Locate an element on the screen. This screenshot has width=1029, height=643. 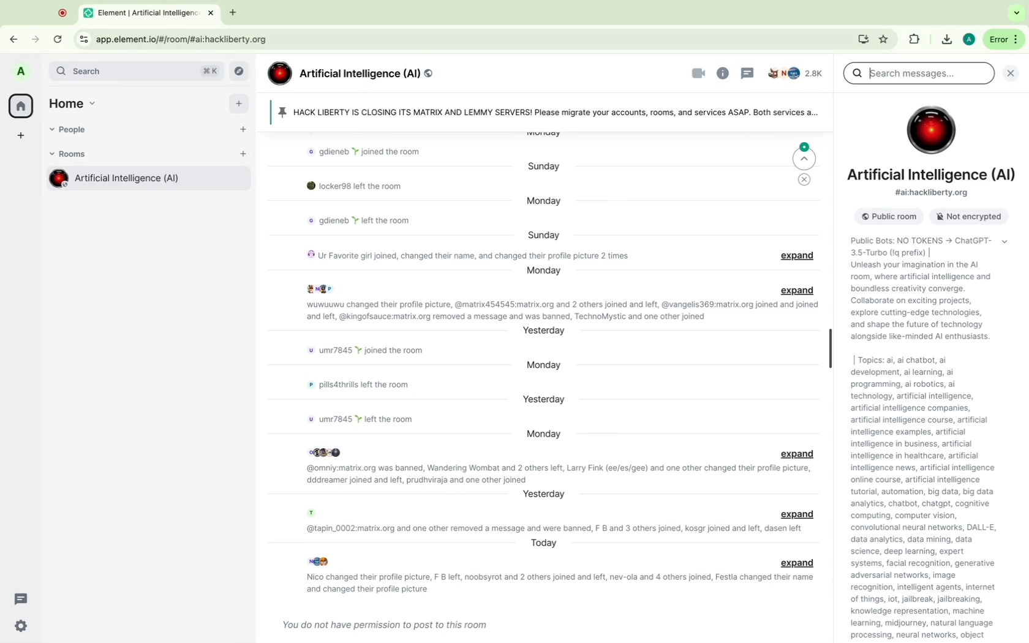
url is located at coordinates (186, 39).